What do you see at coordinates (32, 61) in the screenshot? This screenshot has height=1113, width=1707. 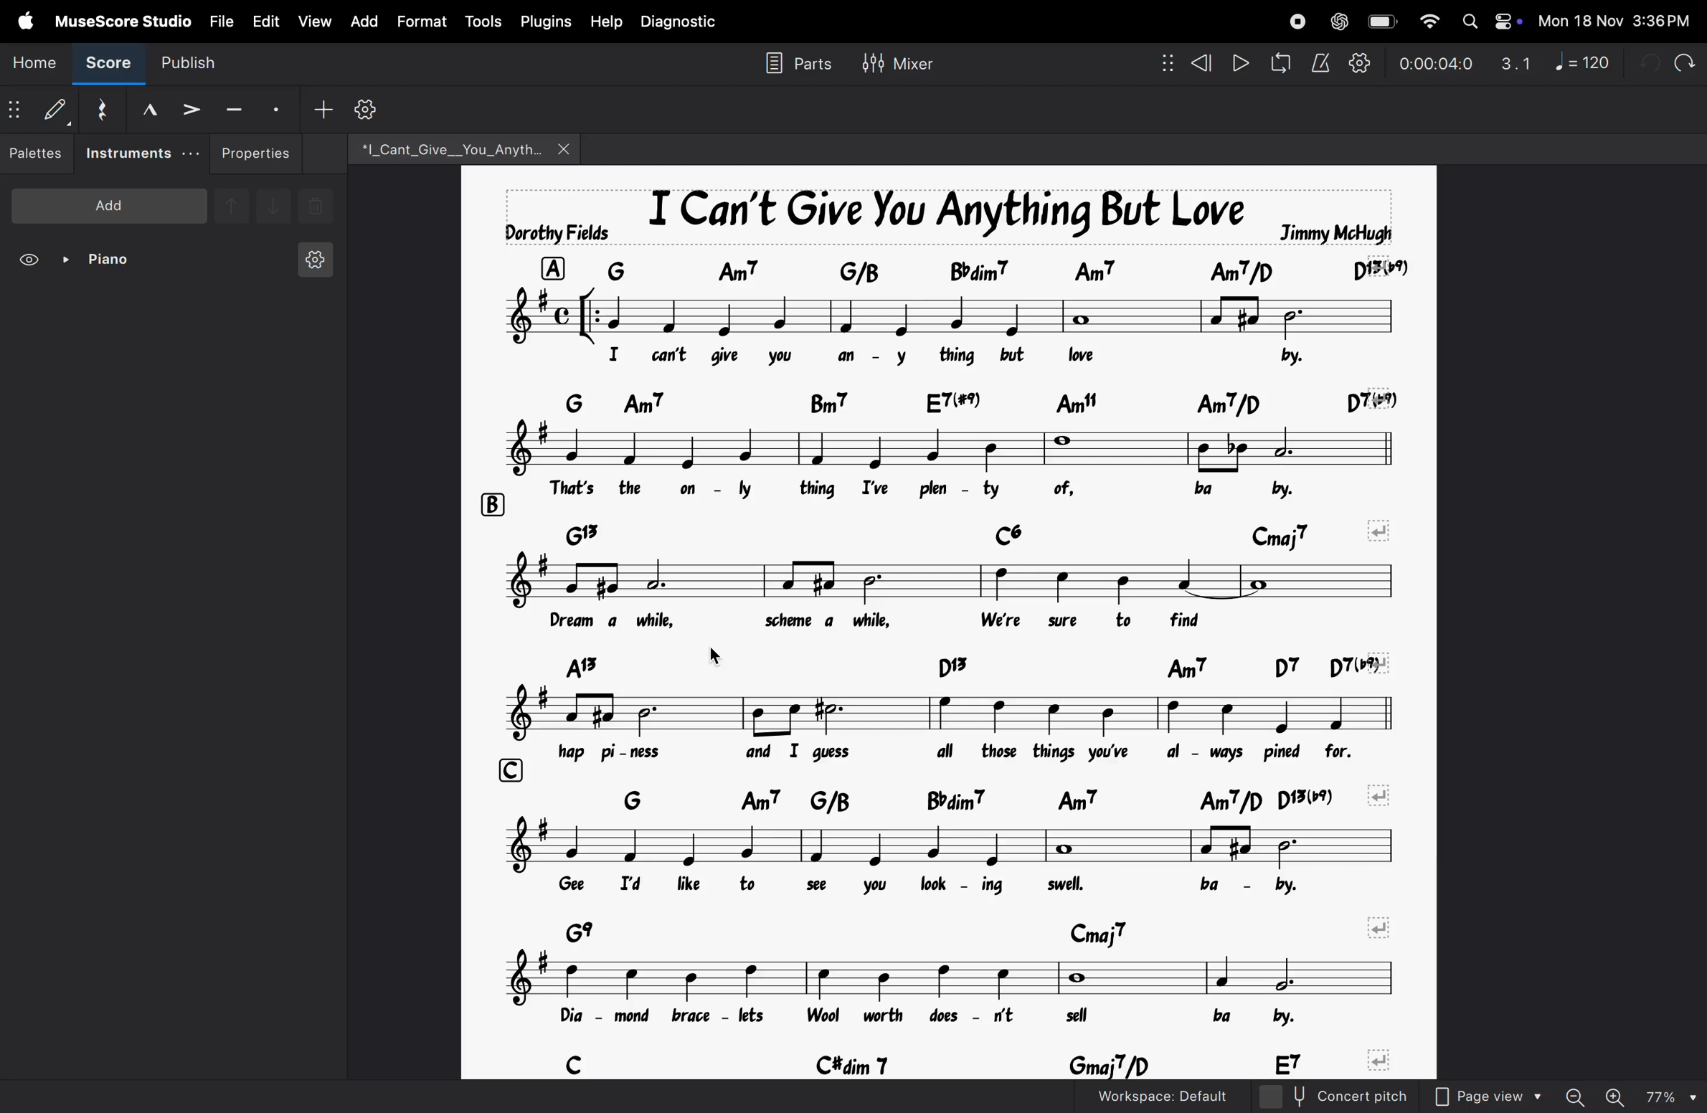 I see `home` at bounding box center [32, 61].